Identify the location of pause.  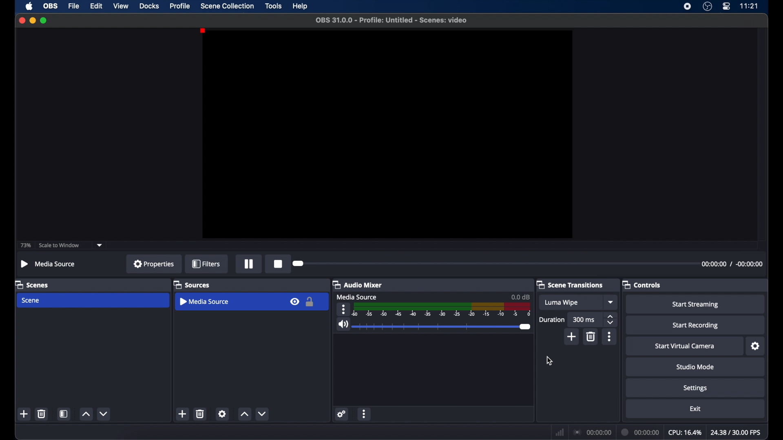
(250, 264).